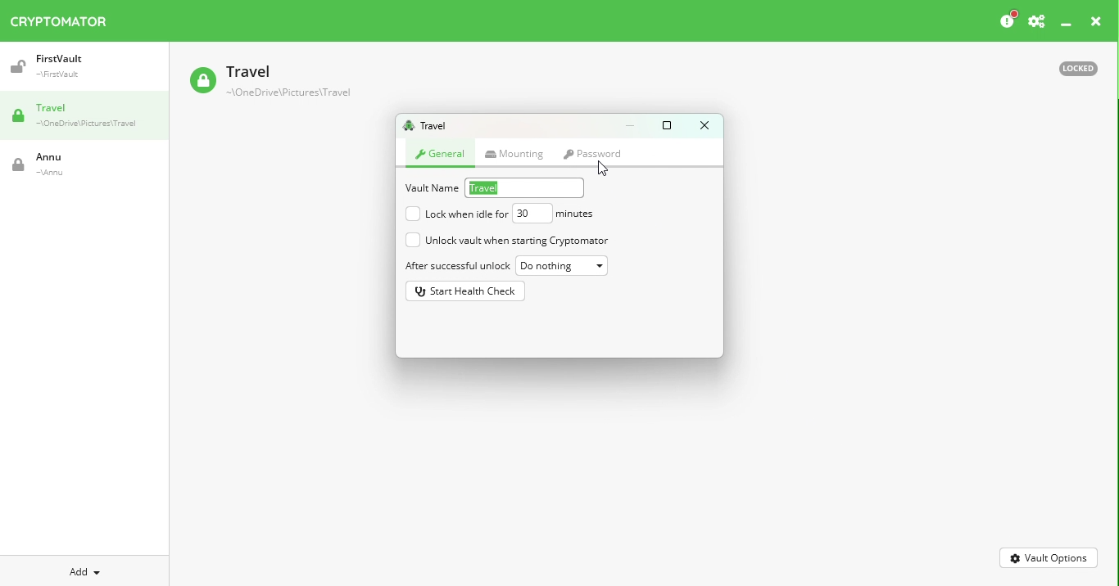 This screenshot has width=1119, height=586. What do you see at coordinates (1071, 67) in the screenshot?
I see `Locked` at bounding box center [1071, 67].